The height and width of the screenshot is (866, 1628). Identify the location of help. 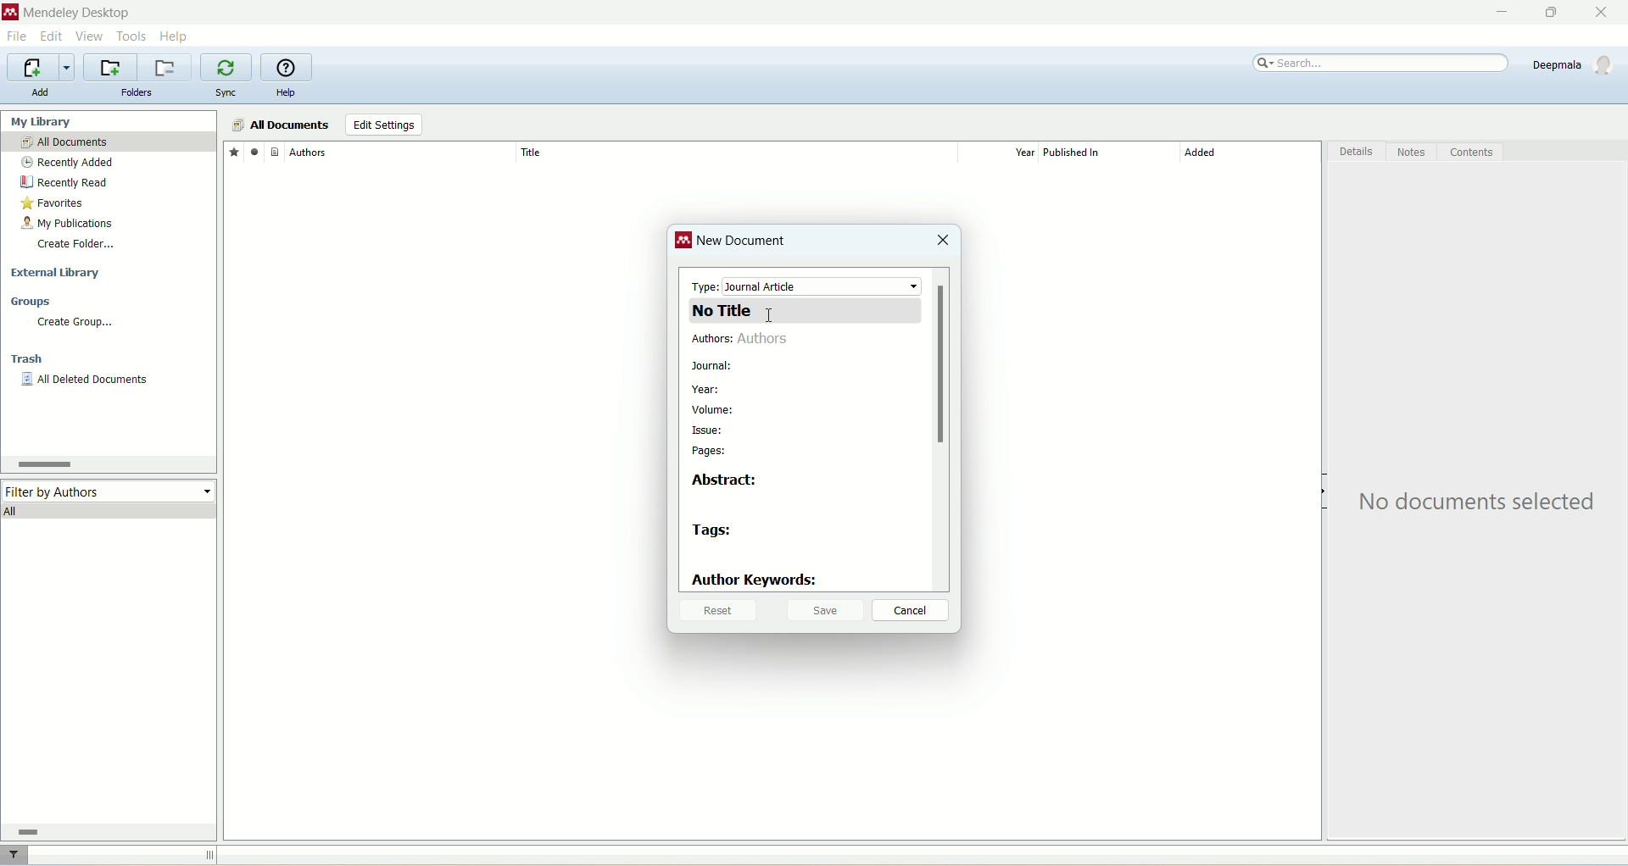
(176, 36).